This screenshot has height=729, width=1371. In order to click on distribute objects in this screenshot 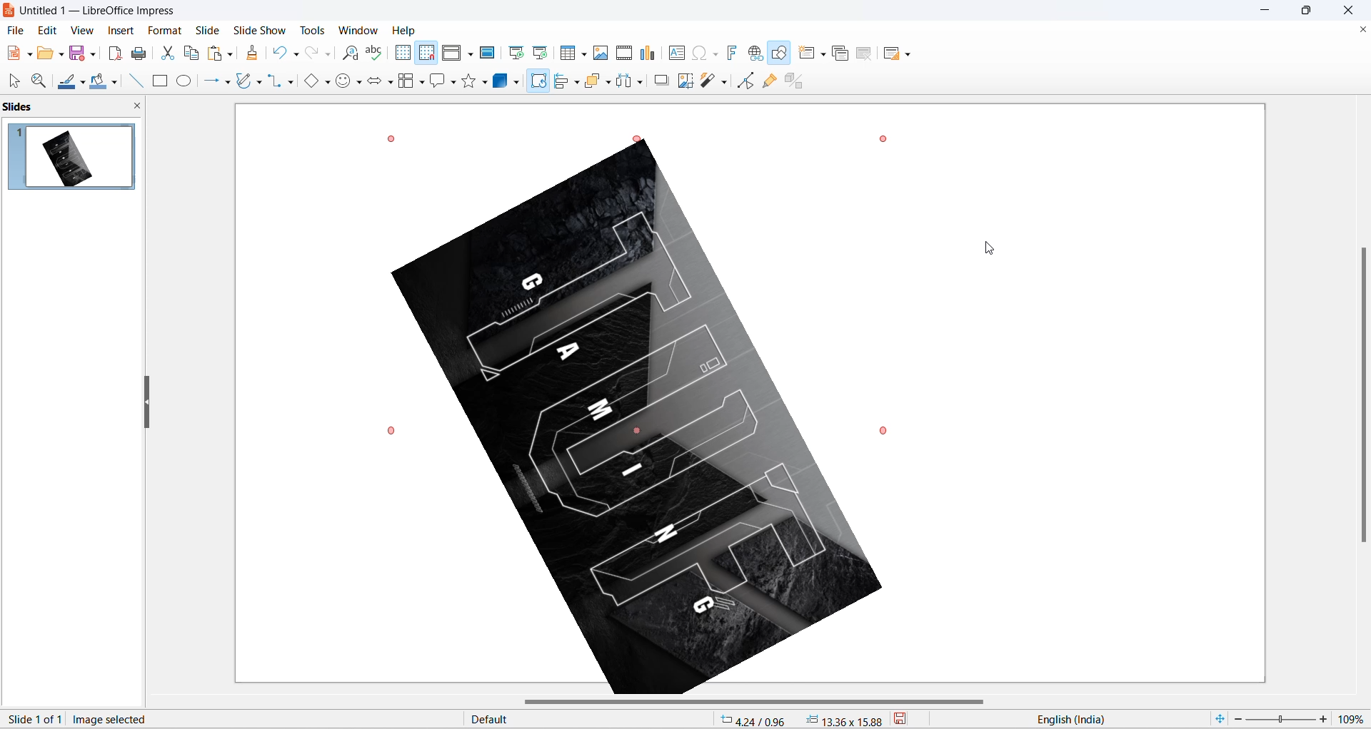, I will do `click(625, 82)`.